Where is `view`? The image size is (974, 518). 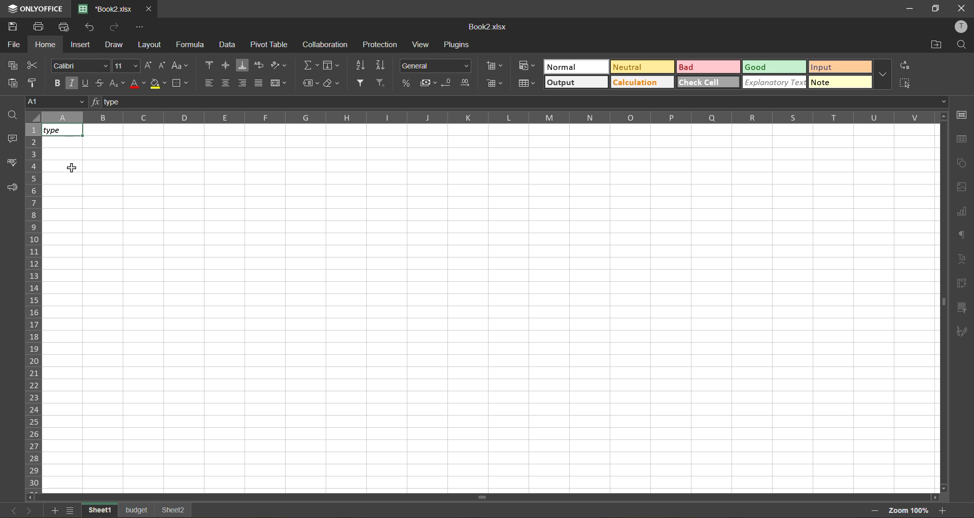
view is located at coordinates (420, 46).